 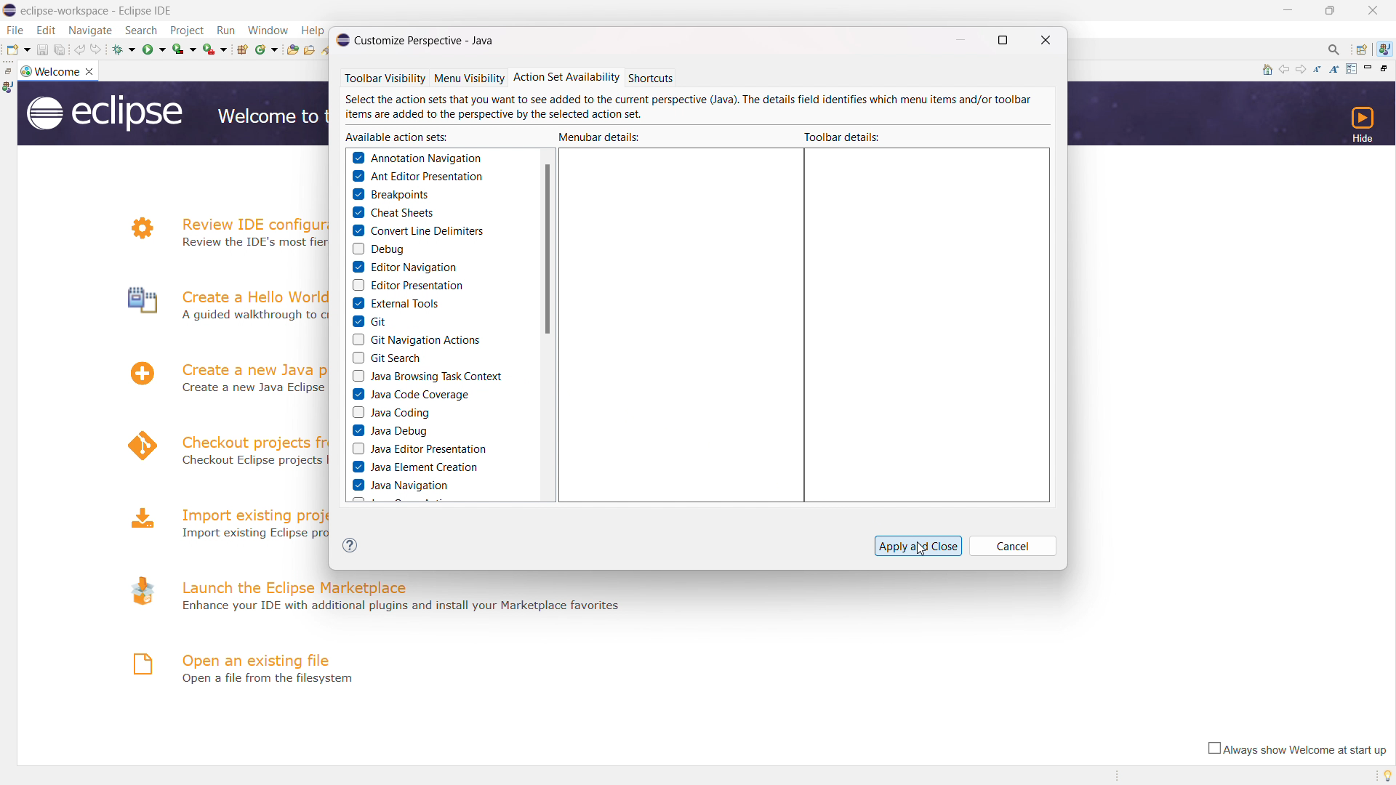 What do you see at coordinates (1387, 49) in the screenshot?
I see `java` at bounding box center [1387, 49].